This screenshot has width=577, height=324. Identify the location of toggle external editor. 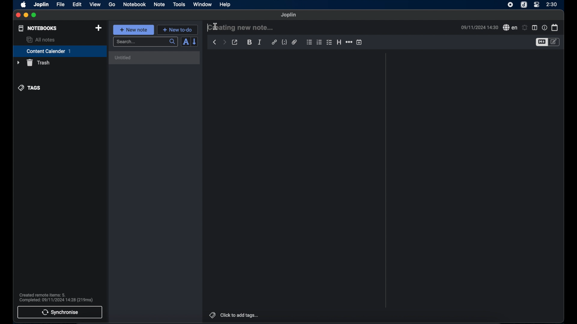
(235, 42).